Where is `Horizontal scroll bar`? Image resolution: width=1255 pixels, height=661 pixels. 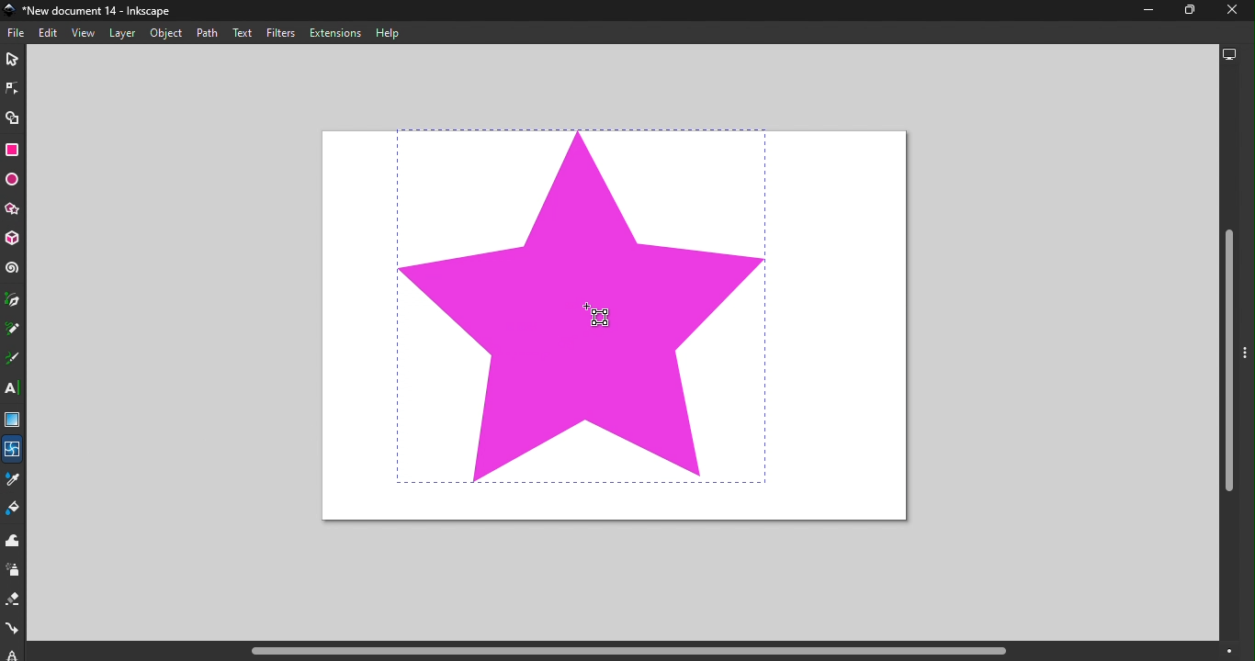
Horizontal scroll bar is located at coordinates (648, 651).